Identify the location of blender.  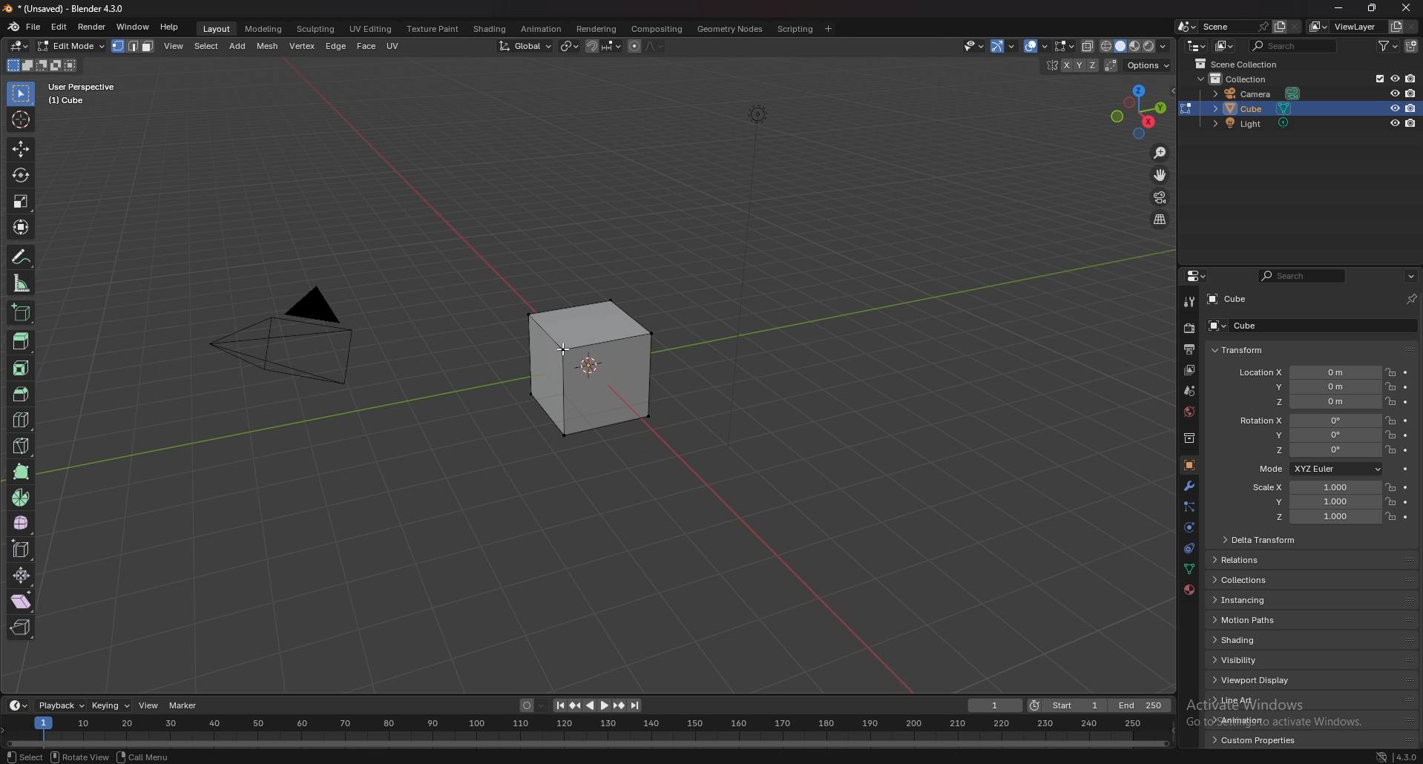
(12, 27).